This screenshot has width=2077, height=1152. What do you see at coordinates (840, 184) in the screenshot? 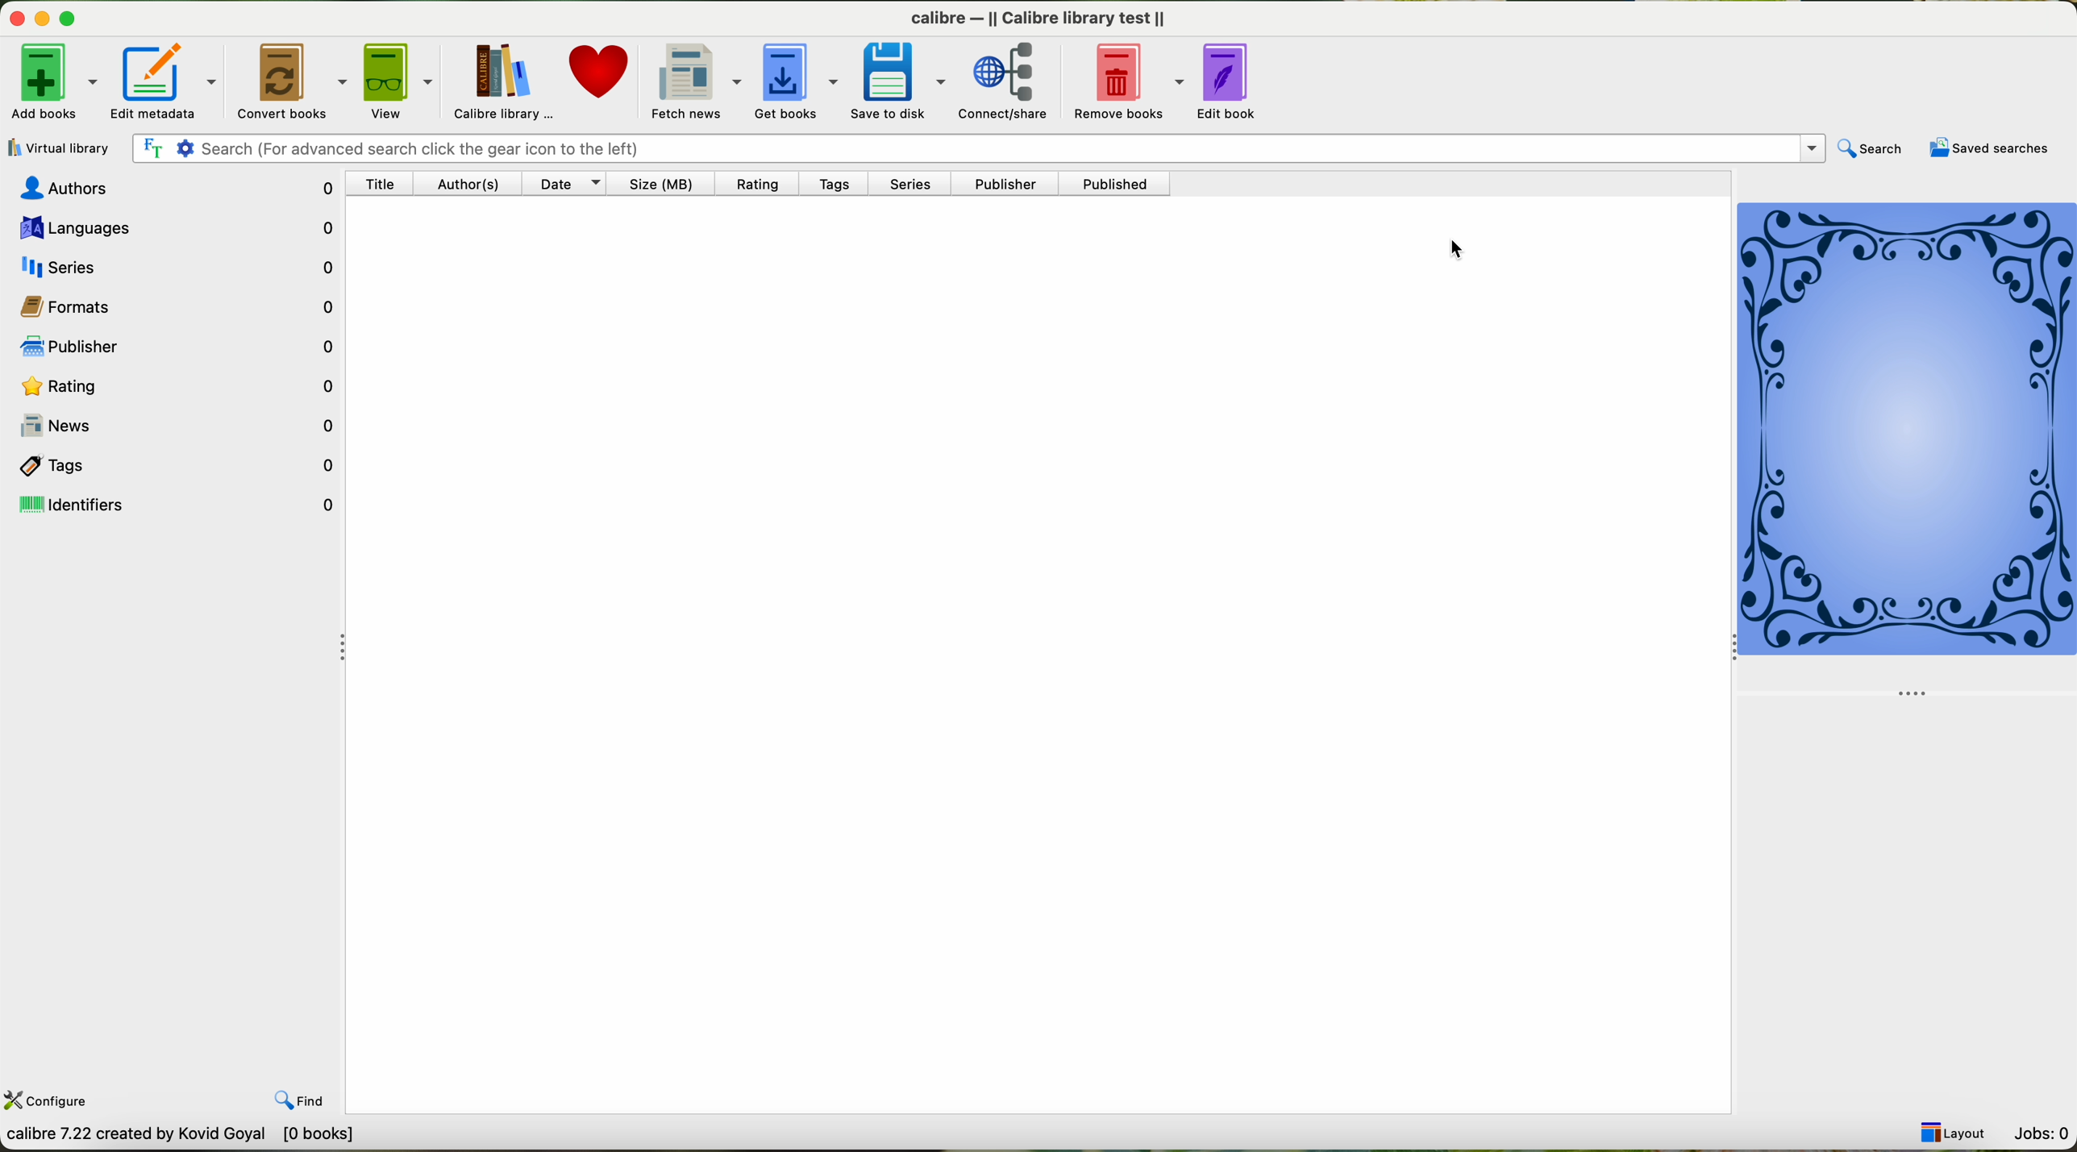
I see `tags` at bounding box center [840, 184].